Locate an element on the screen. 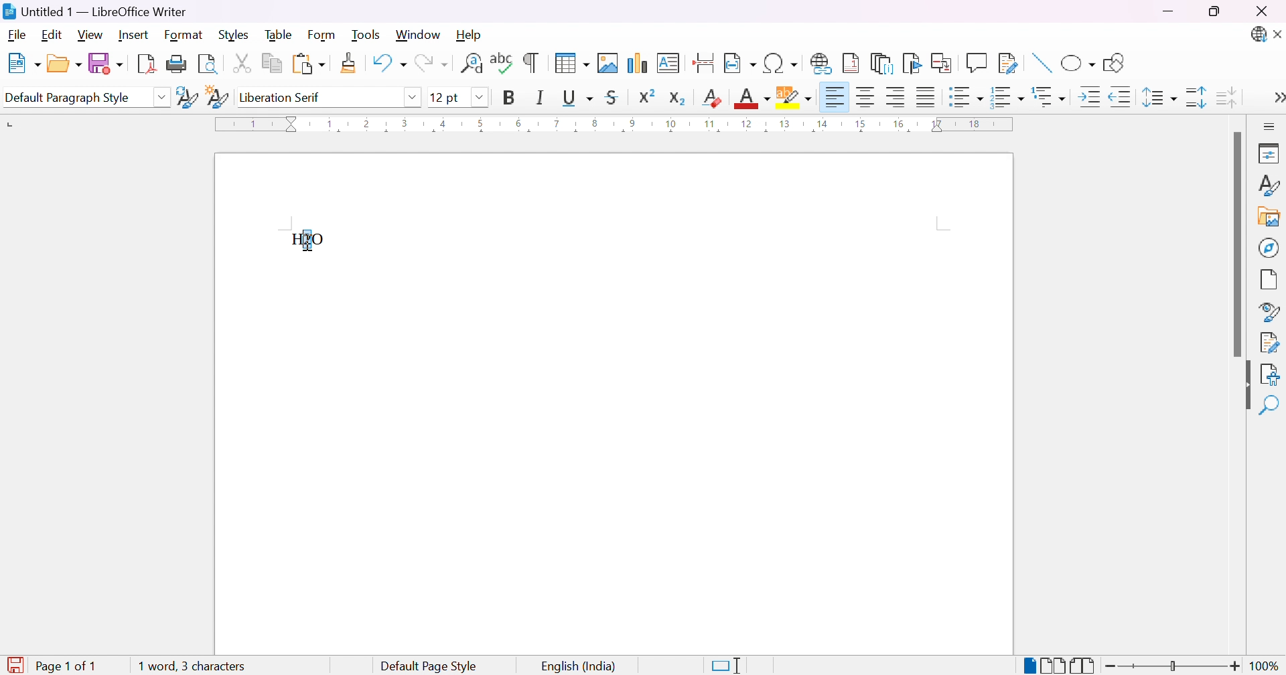 The width and height of the screenshot is (1286, 675). Open is located at coordinates (64, 62).